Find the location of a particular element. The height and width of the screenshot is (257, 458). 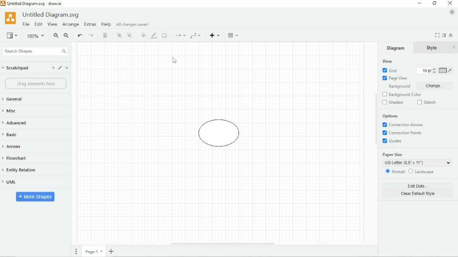

Clear Default Style is located at coordinates (418, 194).